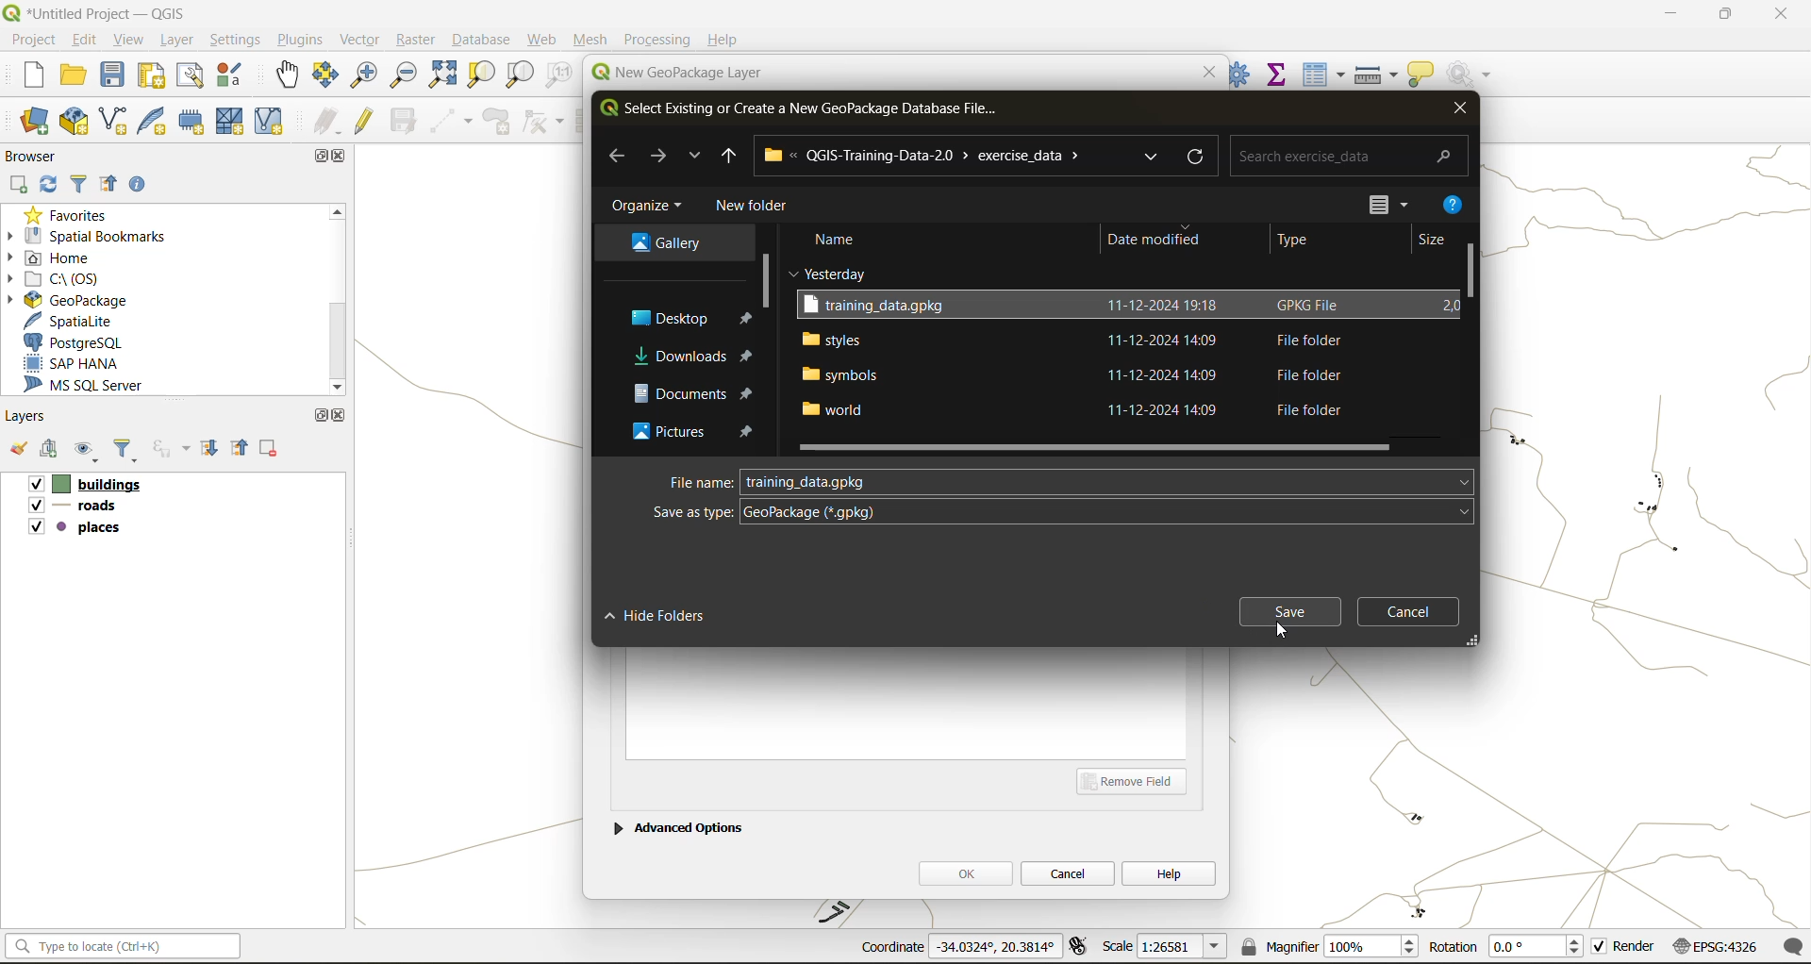 This screenshot has height=964, width=1811. I want to click on filter by expression, so click(174, 448).